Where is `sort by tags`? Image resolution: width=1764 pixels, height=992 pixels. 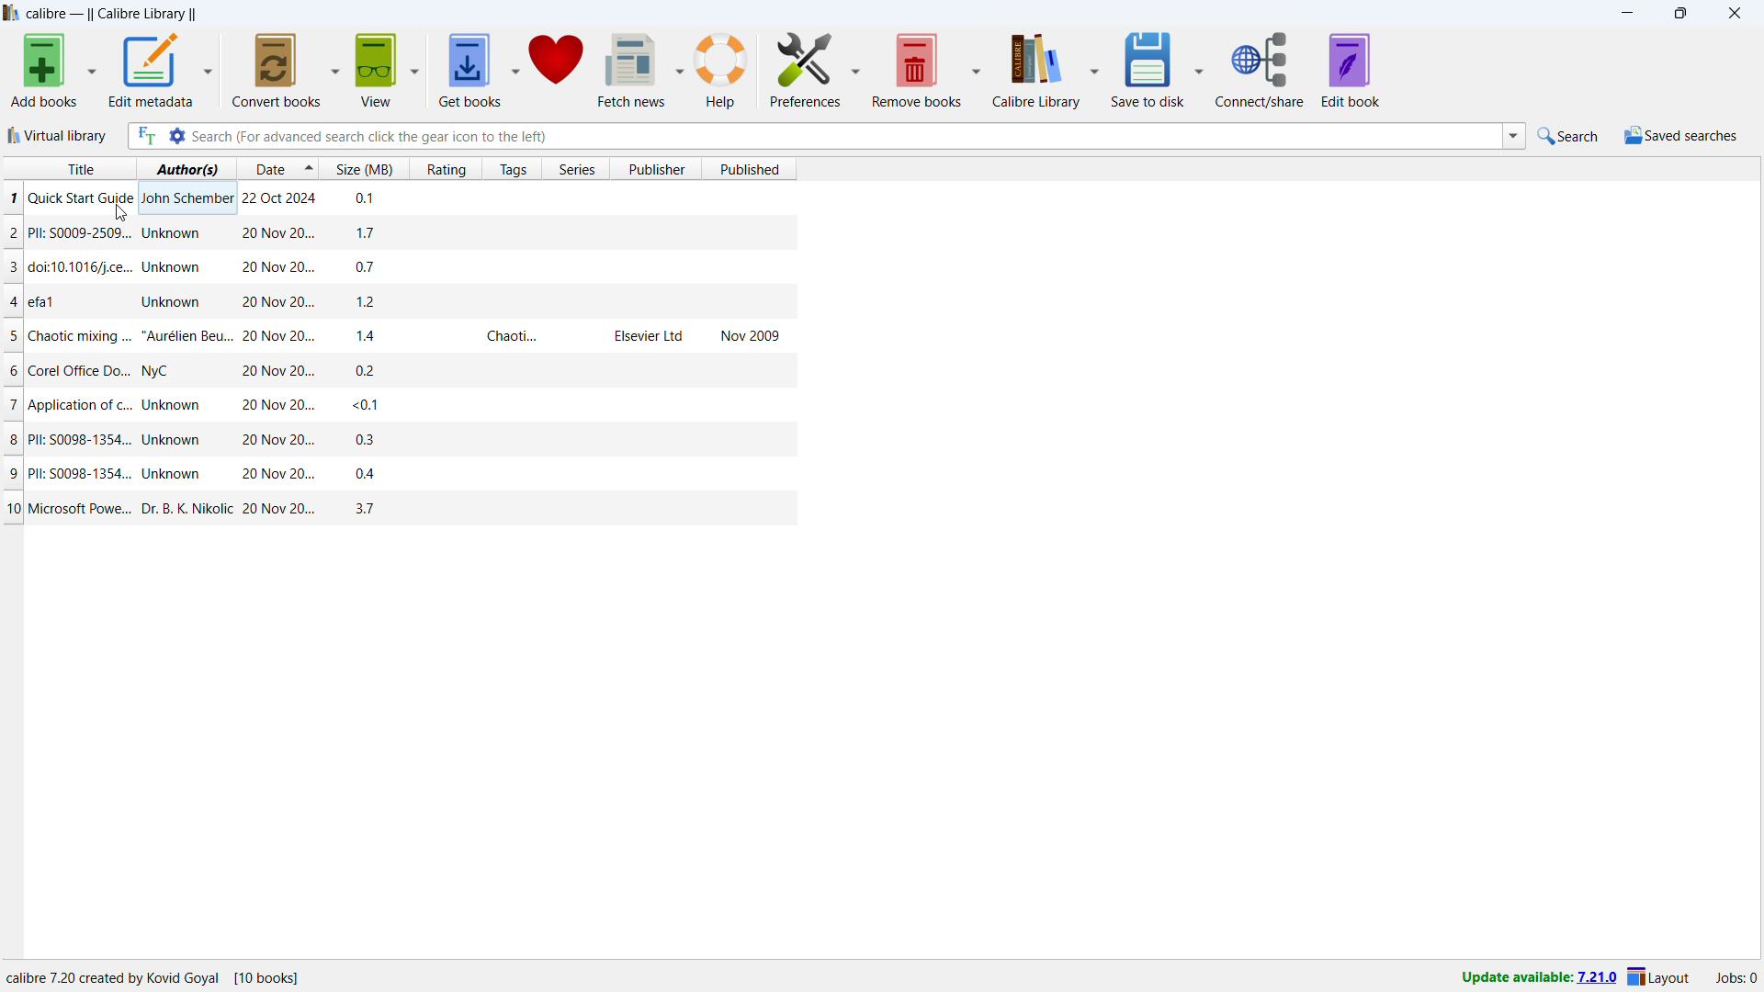 sort by tags is located at coordinates (511, 168).